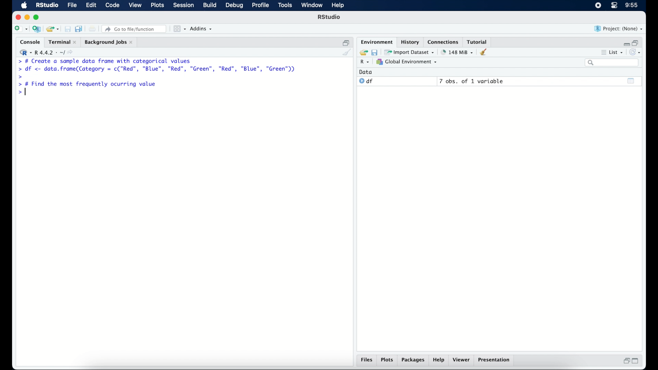 This screenshot has width=658, height=370. Describe the element at coordinates (91, 5) in the screenshot. I see `edit` at that location.